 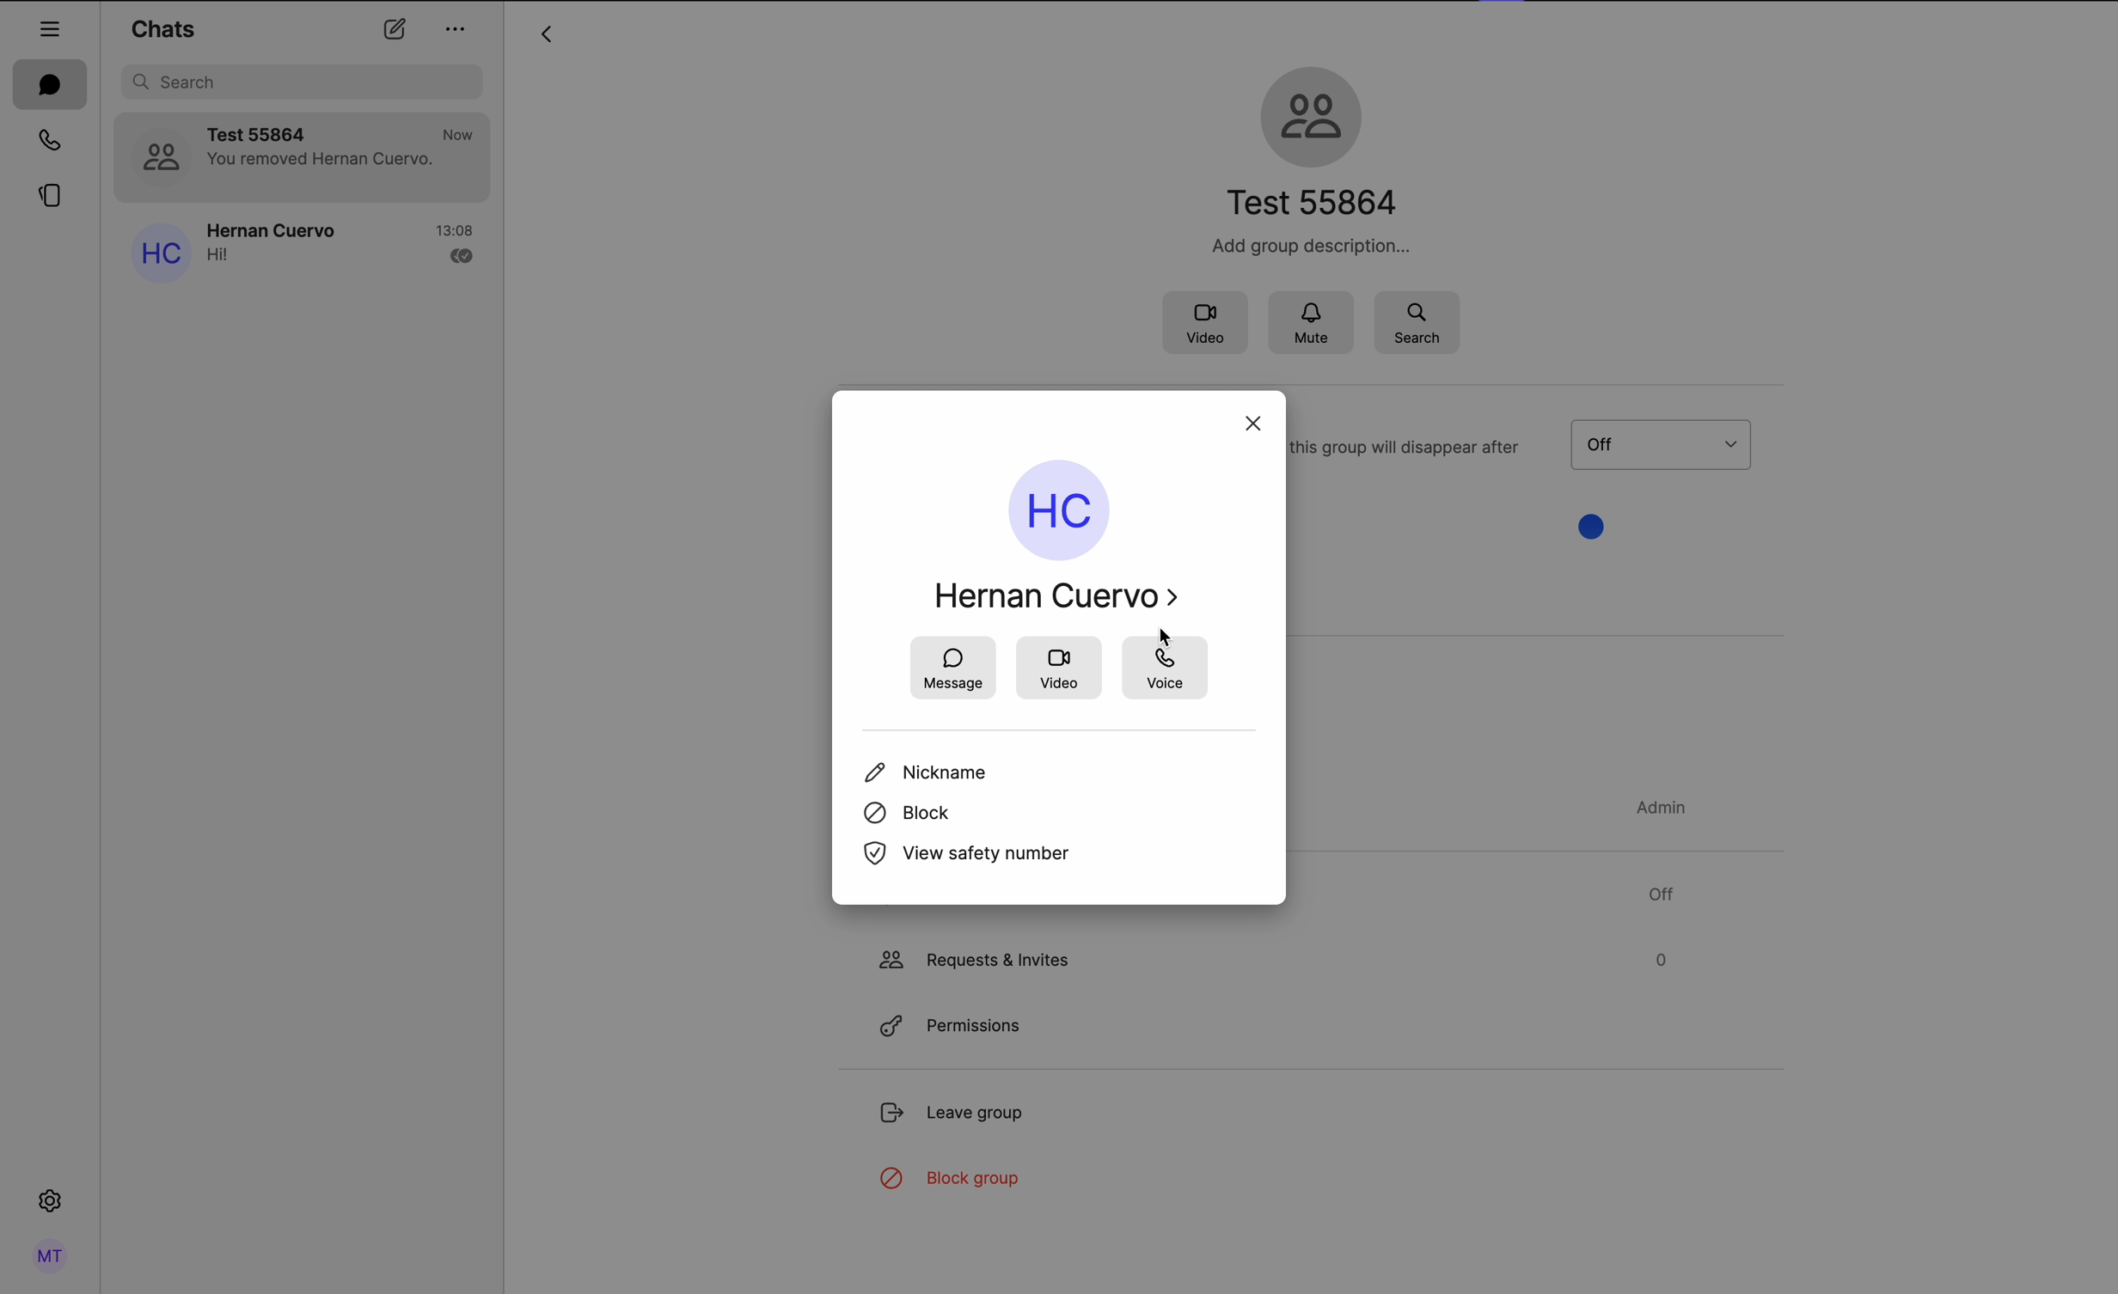 I want to click on chats, so click(x=51, y=85).